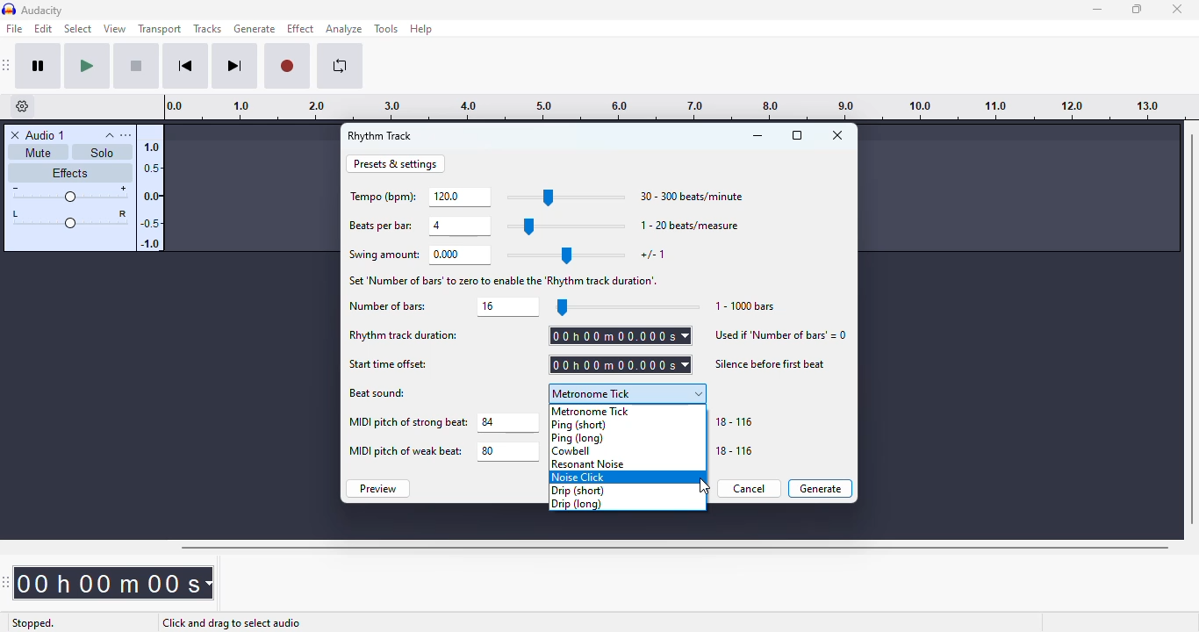 This screenshot has width=1199, height=632. What do you see at coordinates (39, 152) in the screenshot?
I see `mute` at bounding box center [39, 152].